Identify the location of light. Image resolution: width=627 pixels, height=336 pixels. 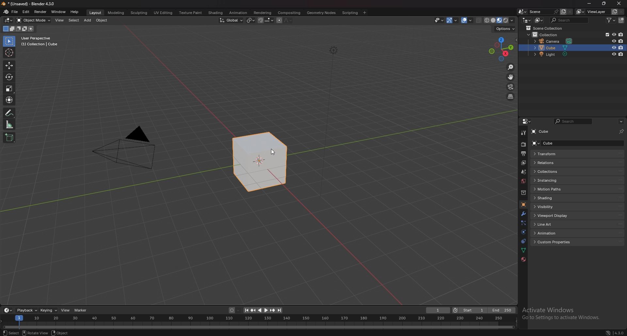
(552, 54).